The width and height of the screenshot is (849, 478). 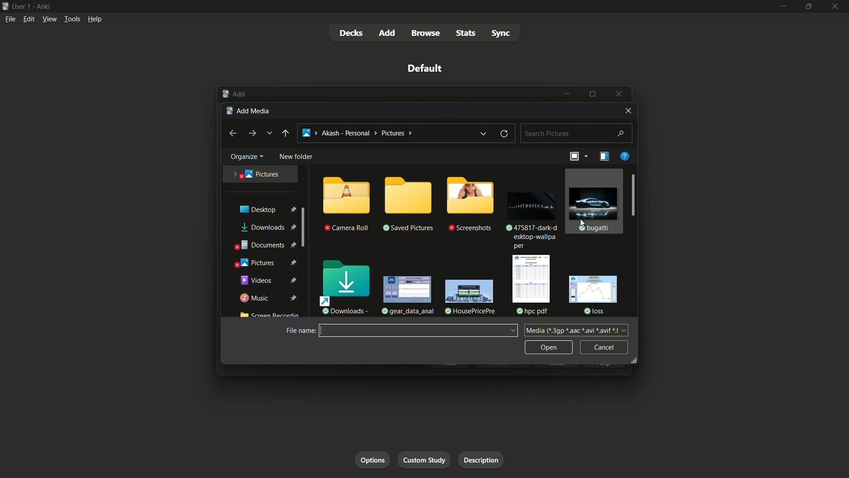 I want to click on options, so click(x=373, y=459).